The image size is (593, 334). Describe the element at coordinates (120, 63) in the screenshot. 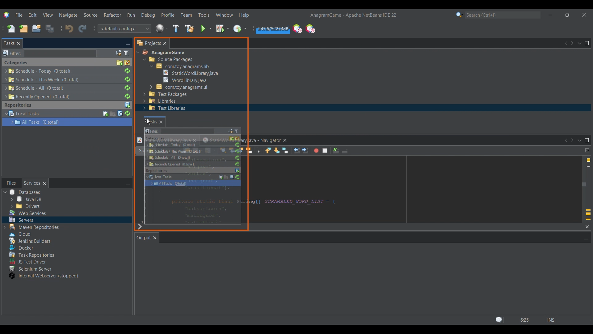

I see `Create category` at that location.